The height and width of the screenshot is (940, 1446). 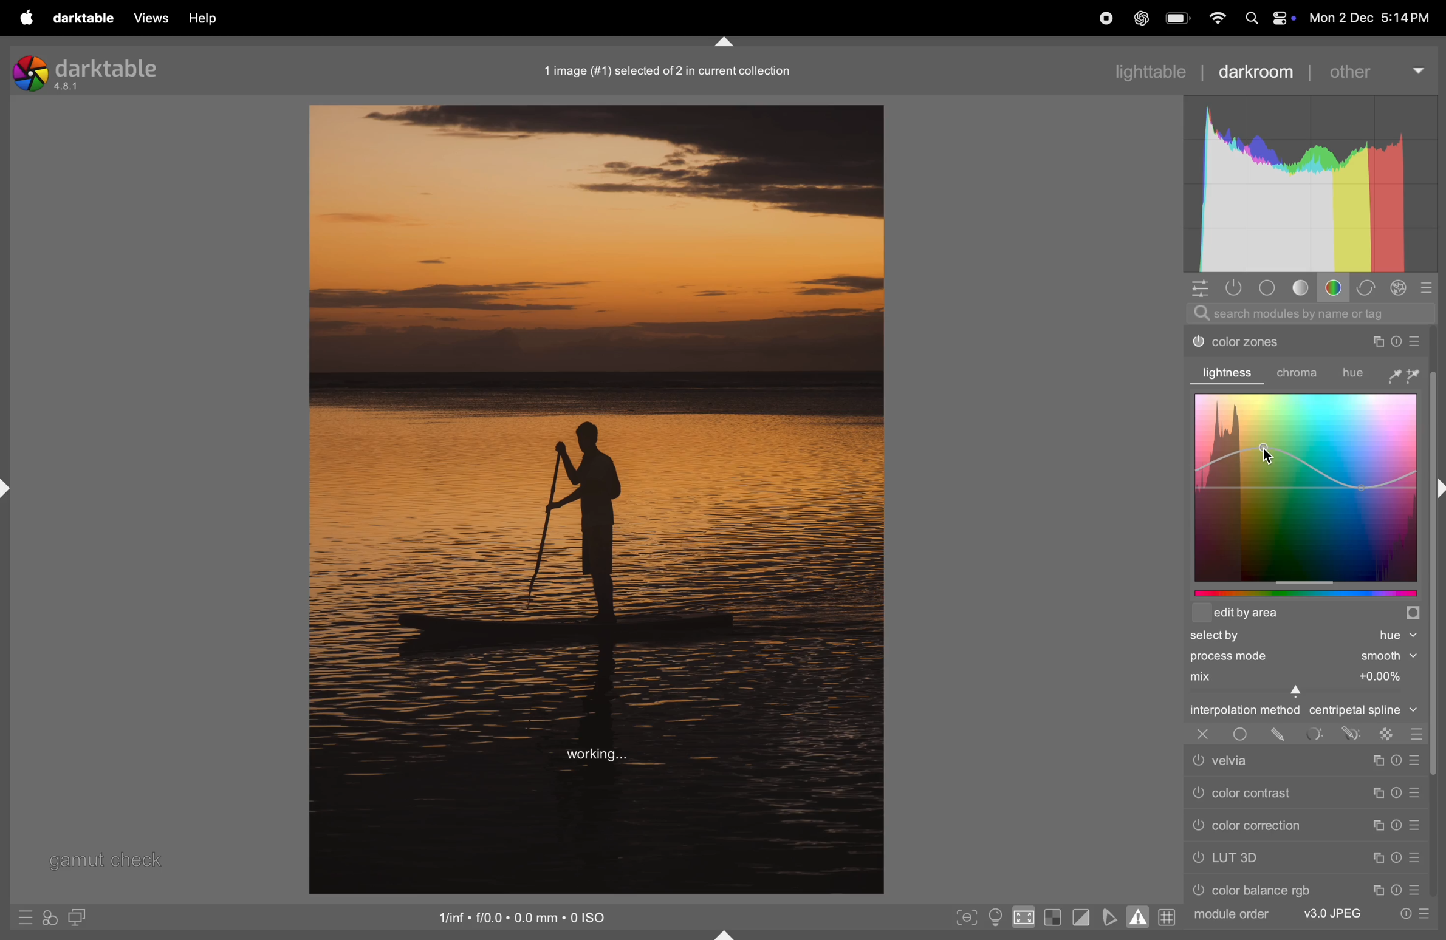 I want to click on preset, so click(x=1414, y=859).